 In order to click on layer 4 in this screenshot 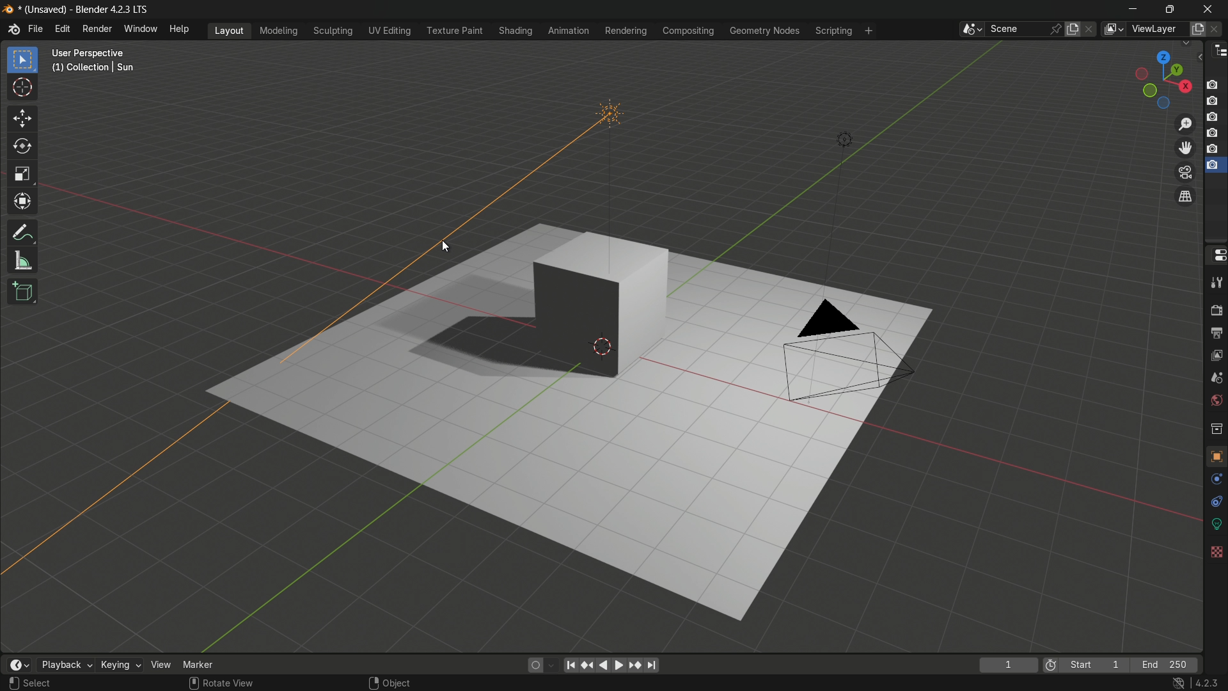, I will do `click(1212, 132)`.